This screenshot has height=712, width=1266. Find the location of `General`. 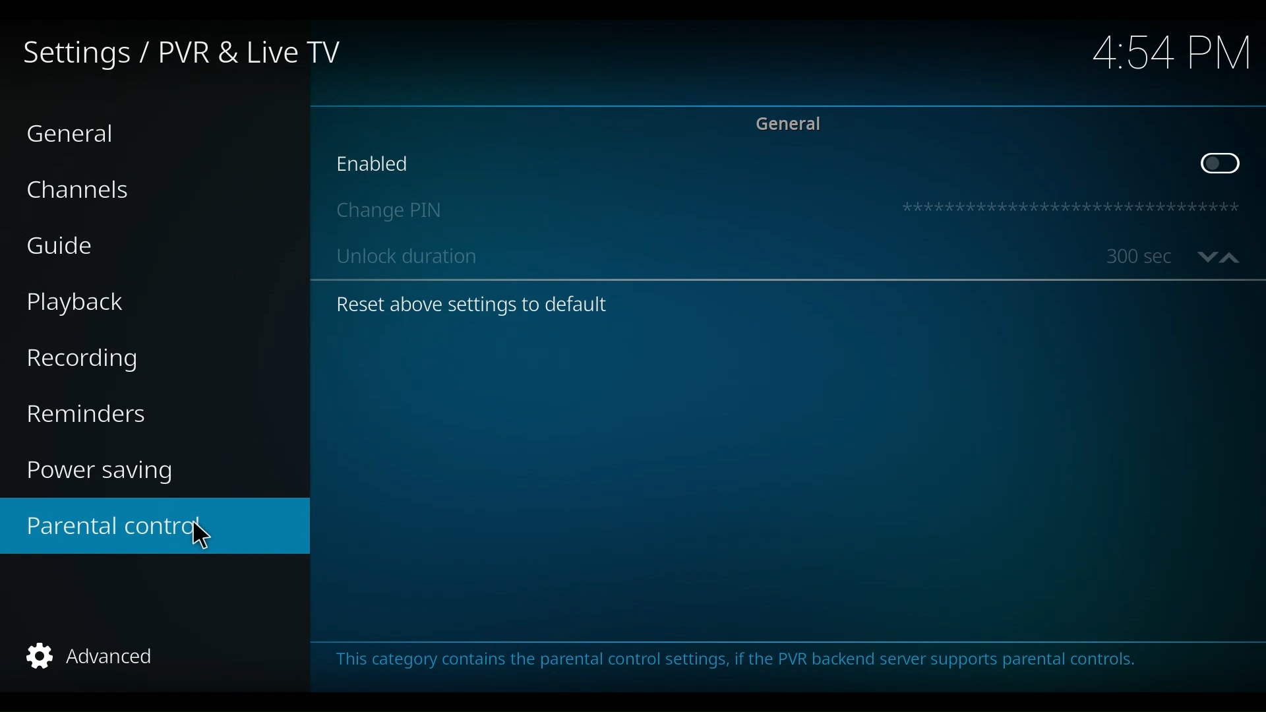

General is located at coordinates (75, 134).